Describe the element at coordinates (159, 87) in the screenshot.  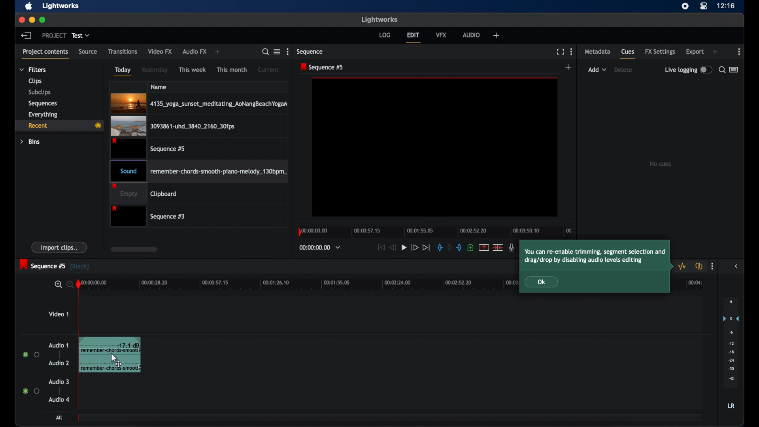
I see `name` at that location.